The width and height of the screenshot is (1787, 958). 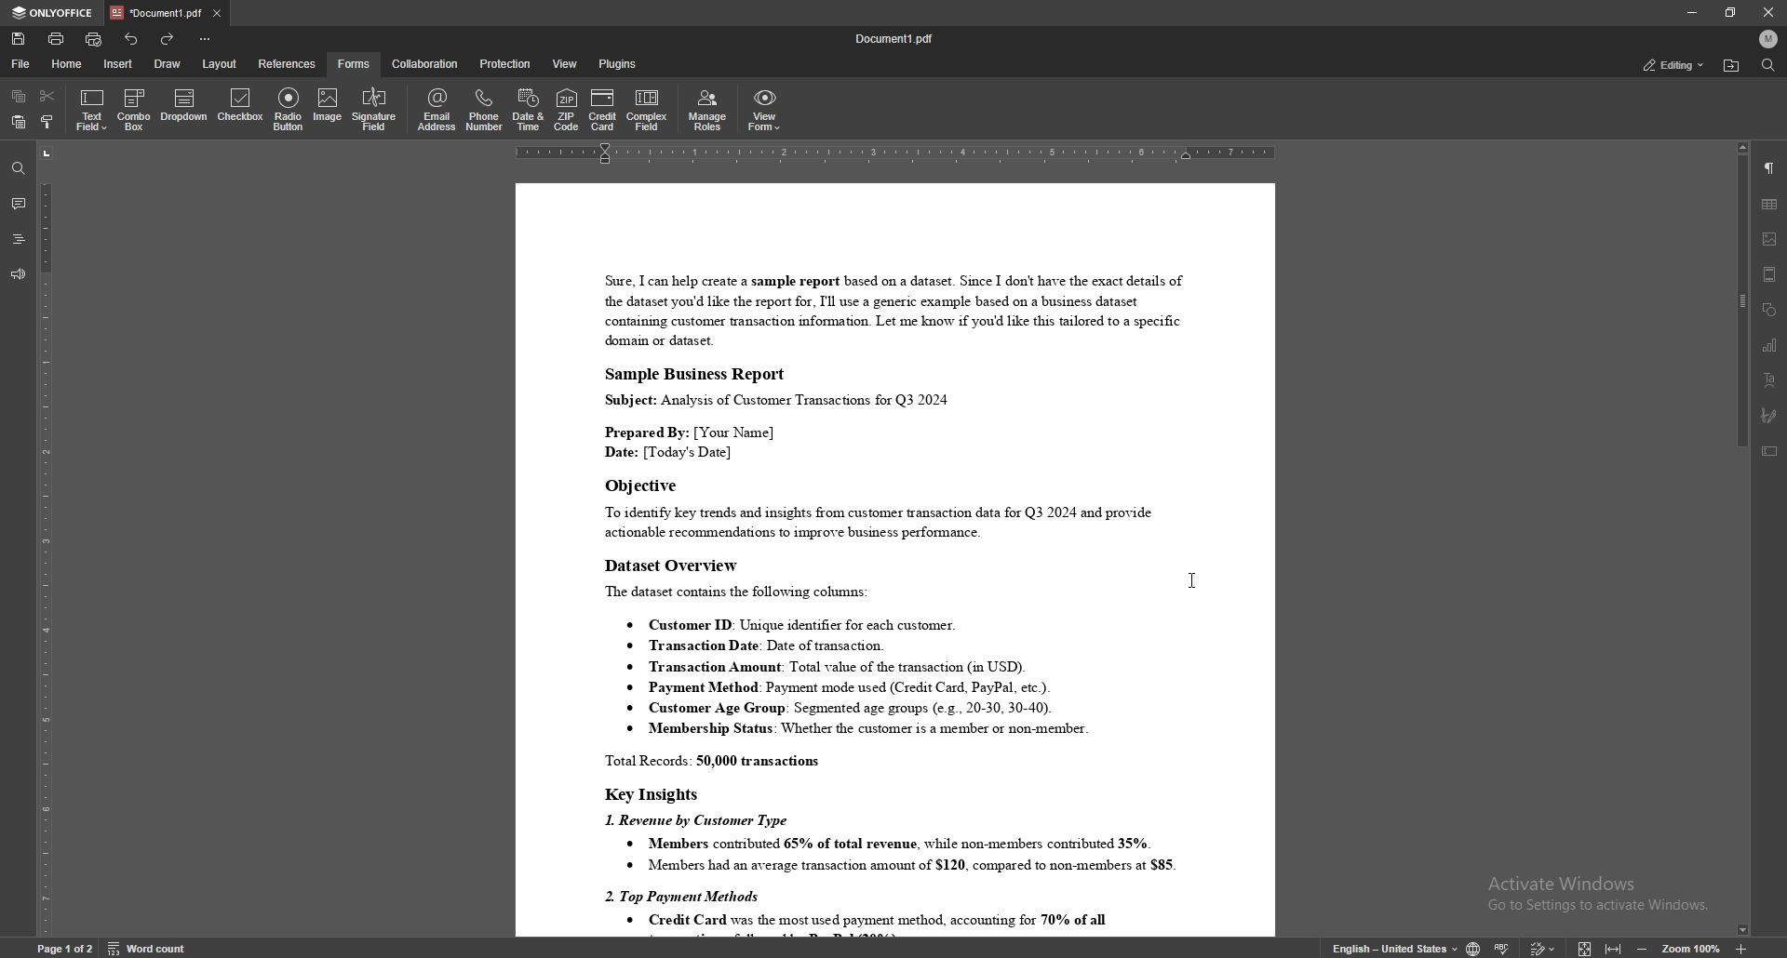 I want to click on image, so click(x=326, y=107).